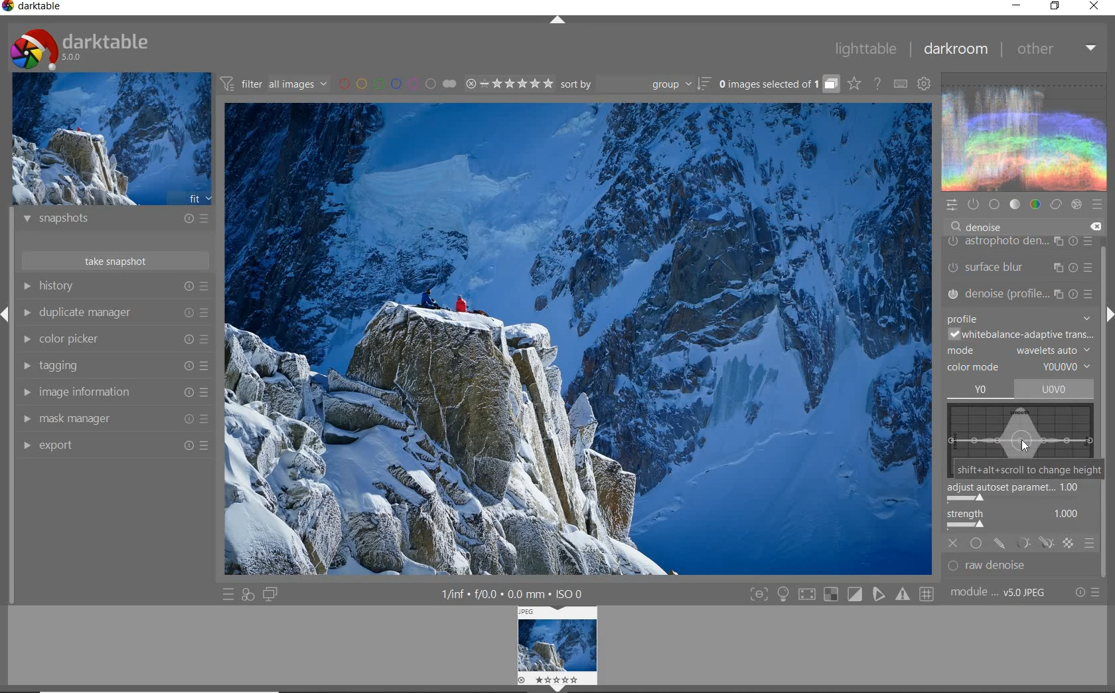 Image resolution: width=1115 pixels, height=693 pixels. What do you see at coordinates (635, 84) in the screenshot?
I see `sort` at bounding box center [635, 84].